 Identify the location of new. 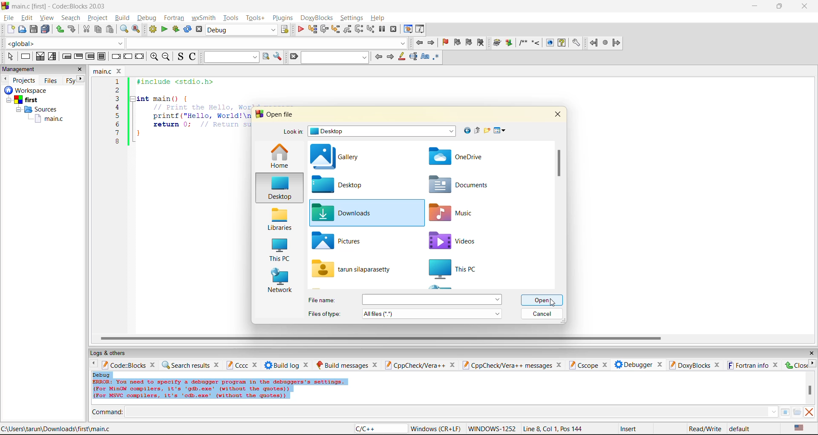
(11, 29).